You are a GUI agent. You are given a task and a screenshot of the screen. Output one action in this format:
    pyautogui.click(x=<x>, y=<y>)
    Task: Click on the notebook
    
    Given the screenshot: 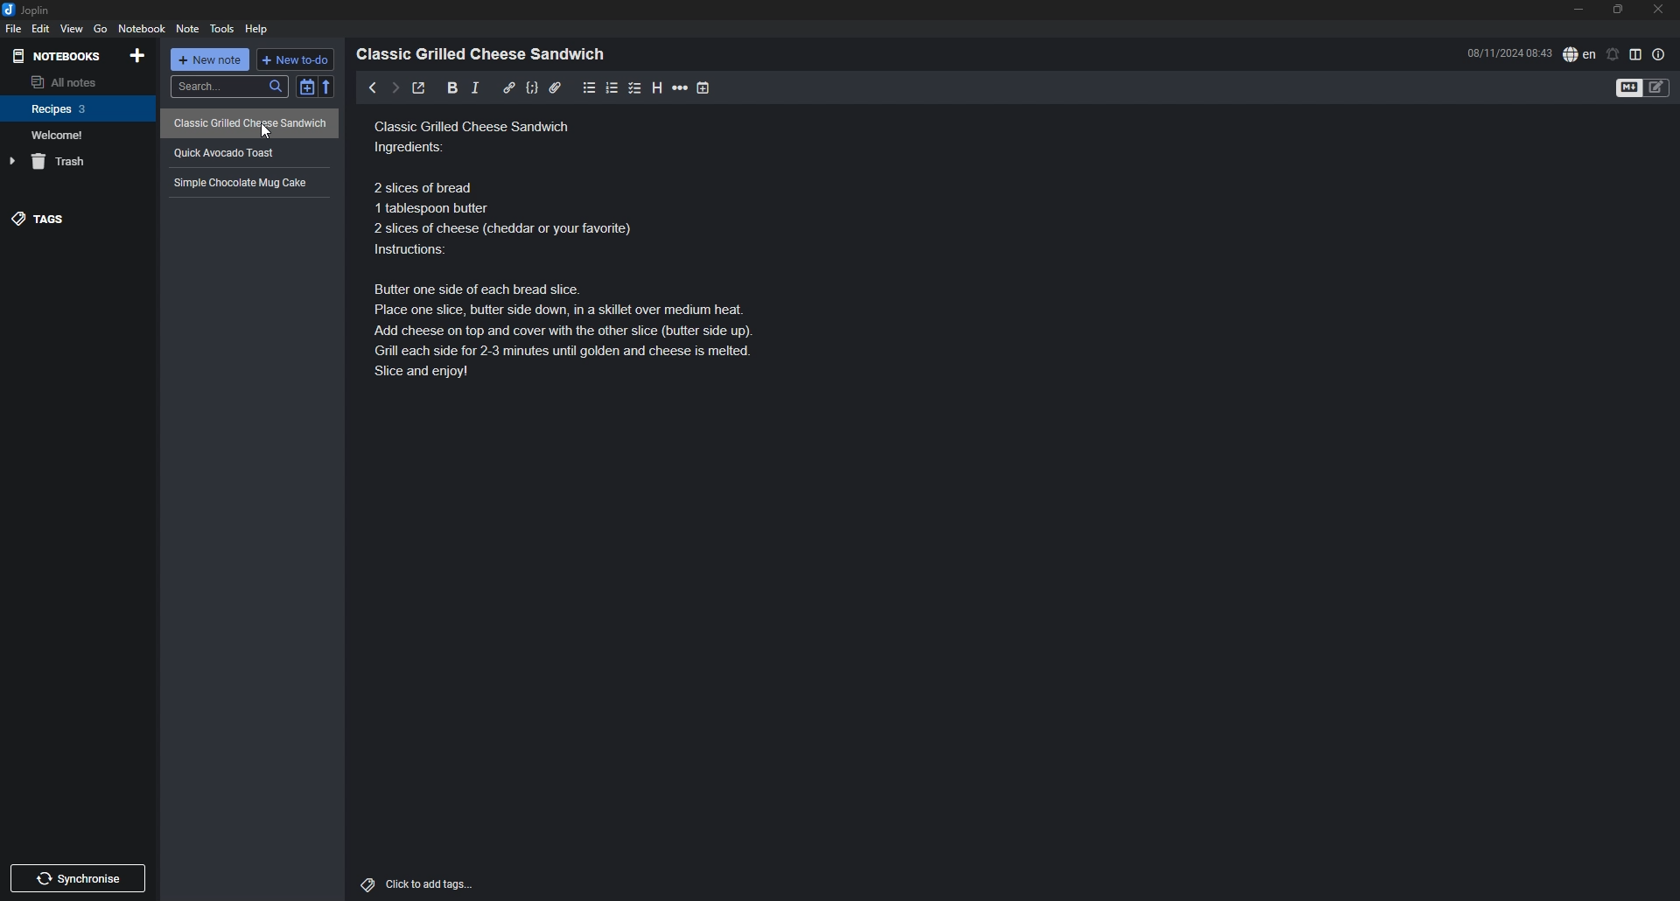 What is the action you would take?
    pyautogui.click(x=79, y=108)
    